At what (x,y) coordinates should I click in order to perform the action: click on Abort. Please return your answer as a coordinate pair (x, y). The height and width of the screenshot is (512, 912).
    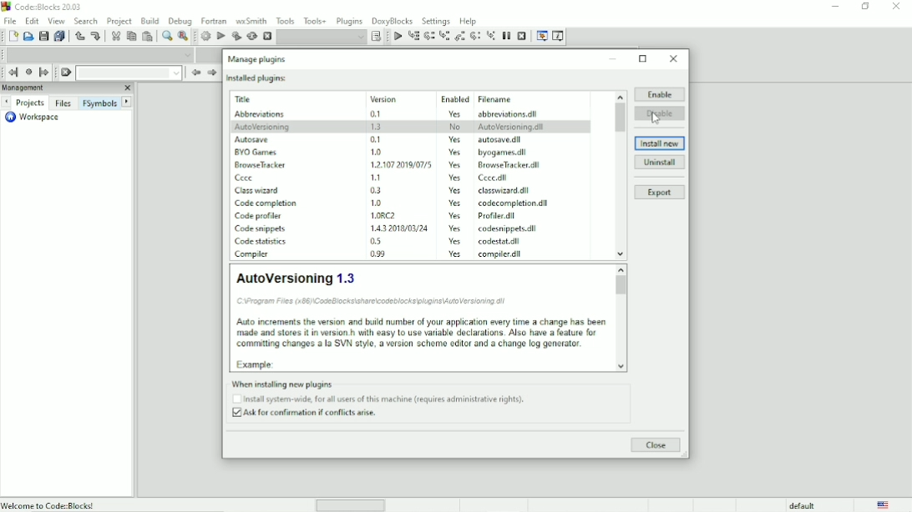
    Looking at the image, I should click on (267, 37).